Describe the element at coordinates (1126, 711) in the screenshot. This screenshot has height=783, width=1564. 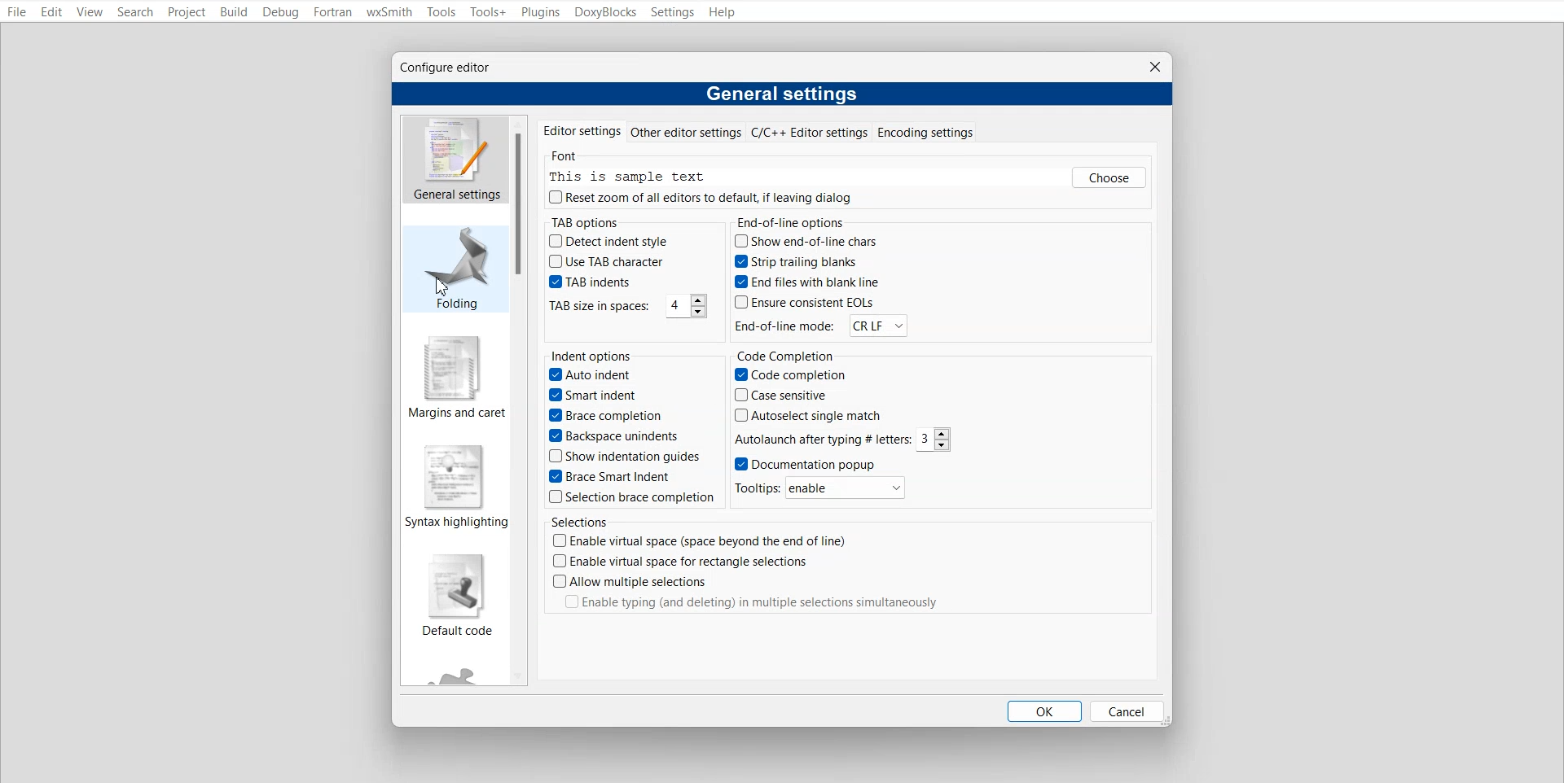
I see `Cancel` at that location.